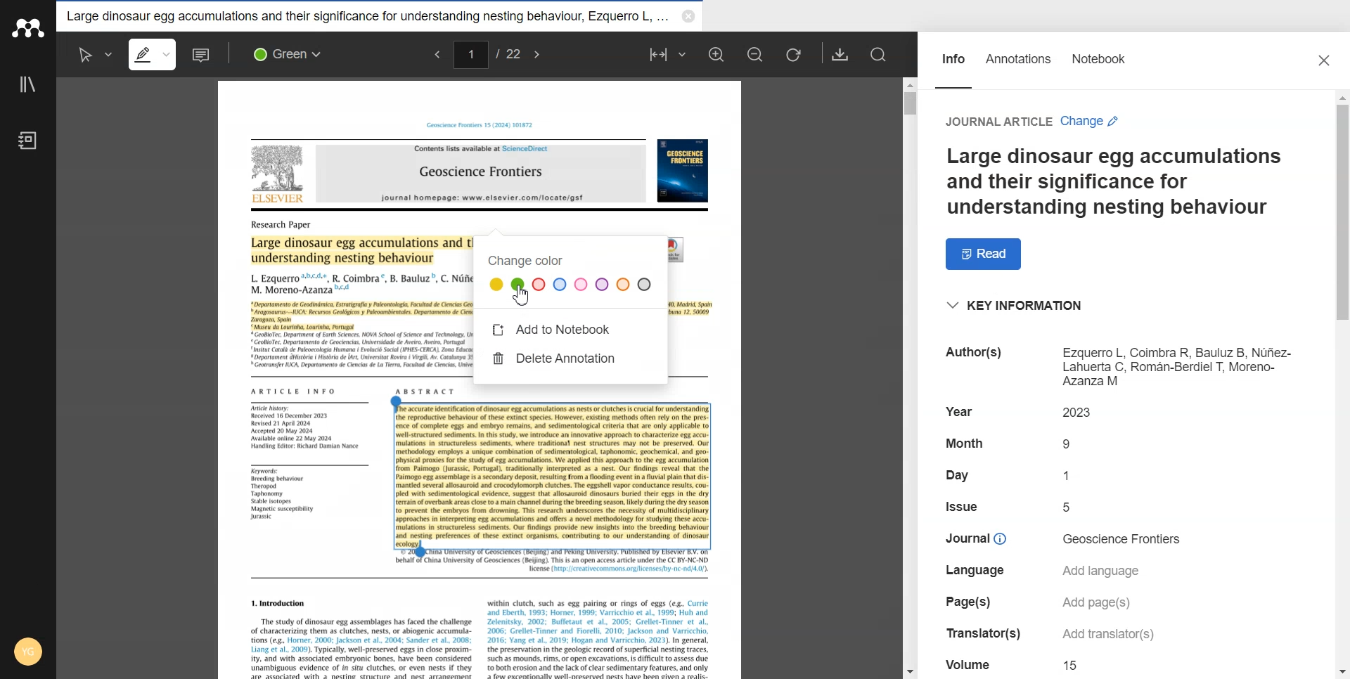 The height and width of the screenshot is (679, 1350). What do you see at coordinates (998, 122) in the screenshot?
I see `text` at bounding box center [998, 122].